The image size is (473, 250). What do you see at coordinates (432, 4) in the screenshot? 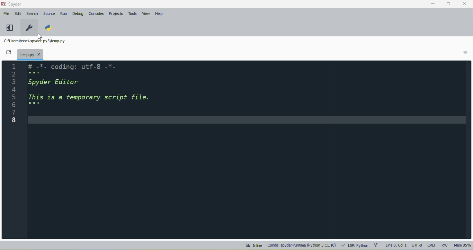
I see `minimize` at bounding box center [432, 4].